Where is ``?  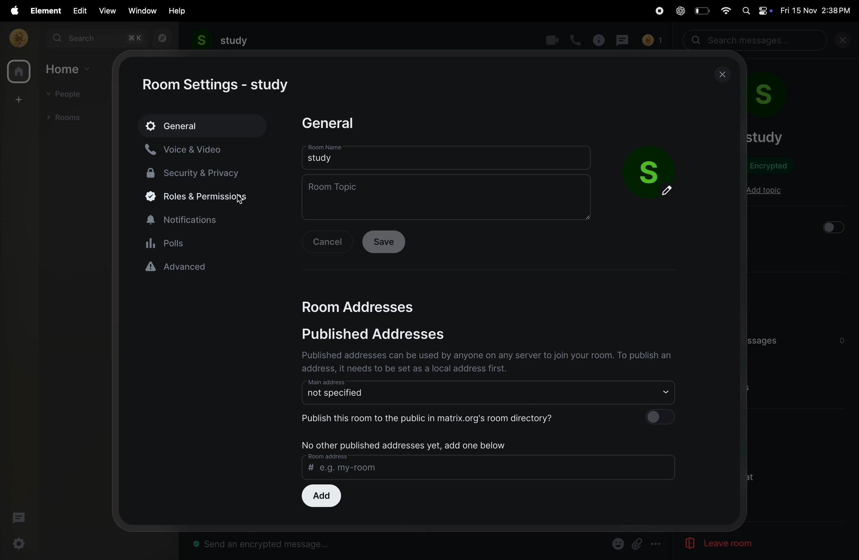  is located at coordinates (637, 544).